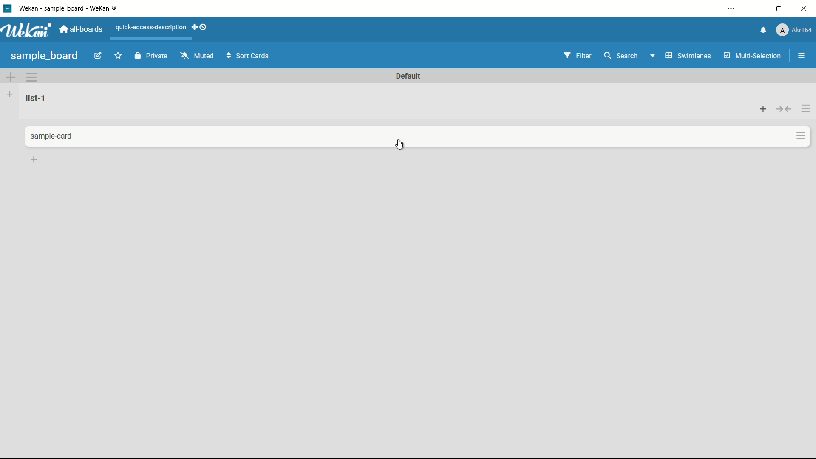 The image size is (816, 459). I want to click on close app, so click(806, 8).